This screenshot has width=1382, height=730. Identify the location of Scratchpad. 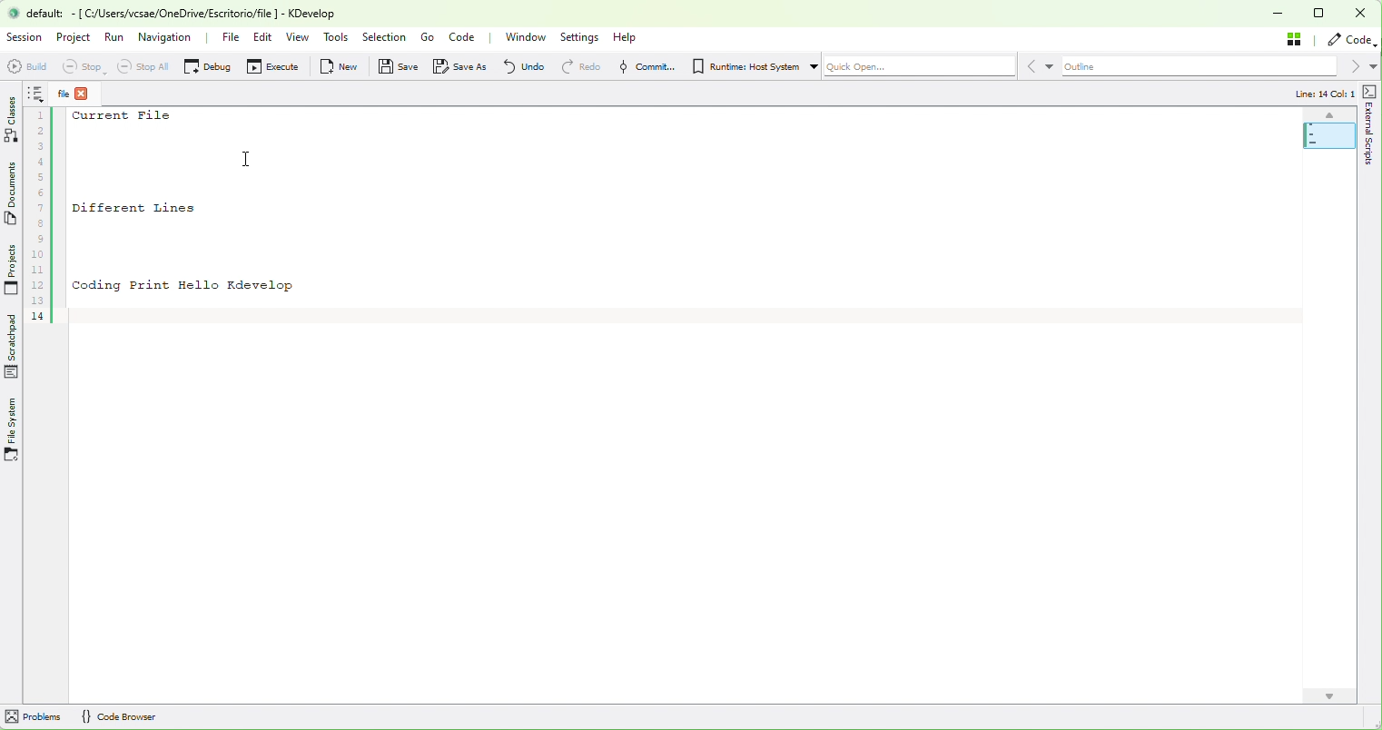
(13, 346).